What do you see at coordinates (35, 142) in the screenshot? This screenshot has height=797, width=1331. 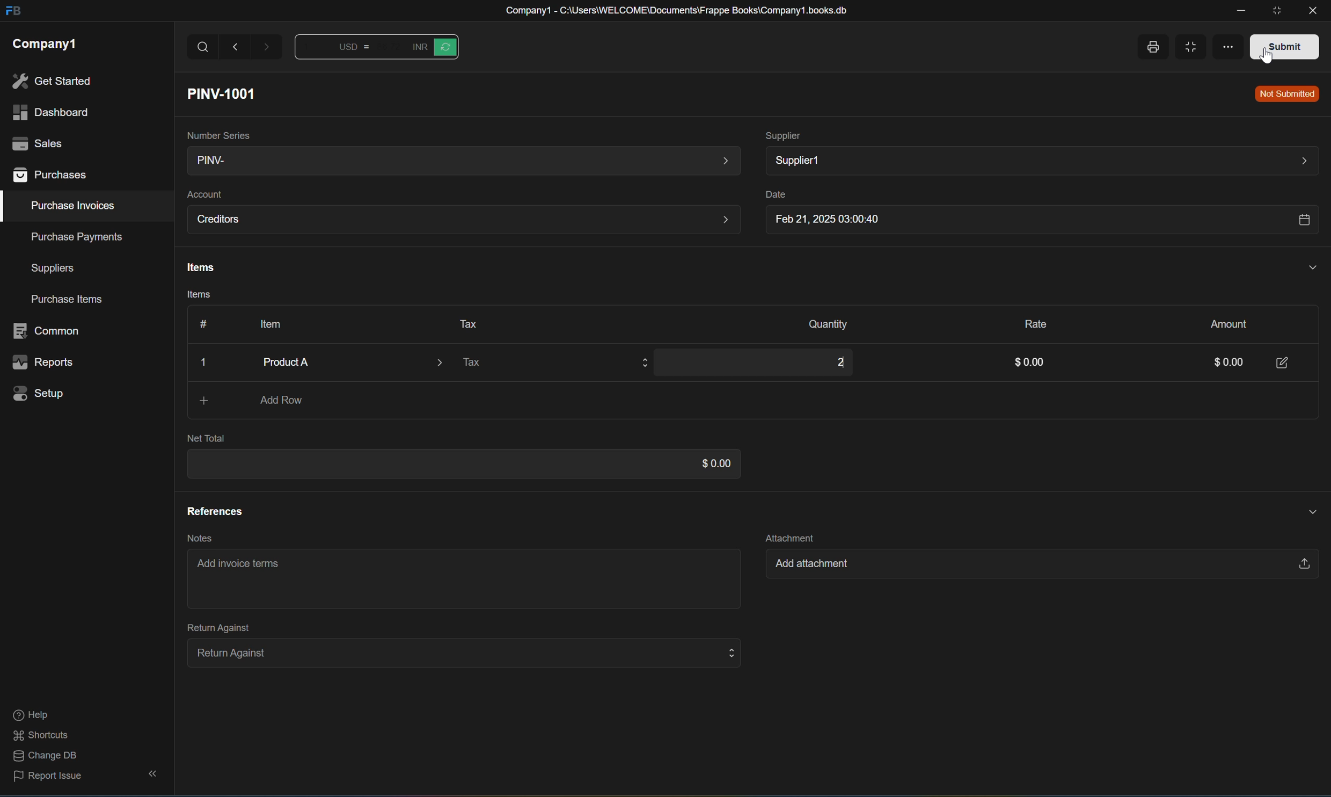 I see `sales` at bounding box center [35, 142].